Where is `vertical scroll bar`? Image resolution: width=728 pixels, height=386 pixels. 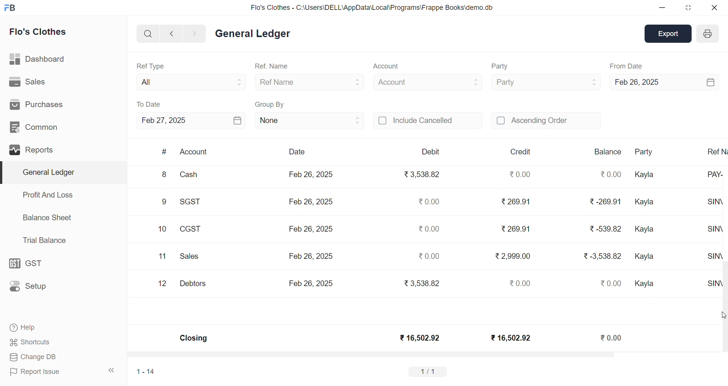
vertical scroll bar is located at coordinates (723, 259).